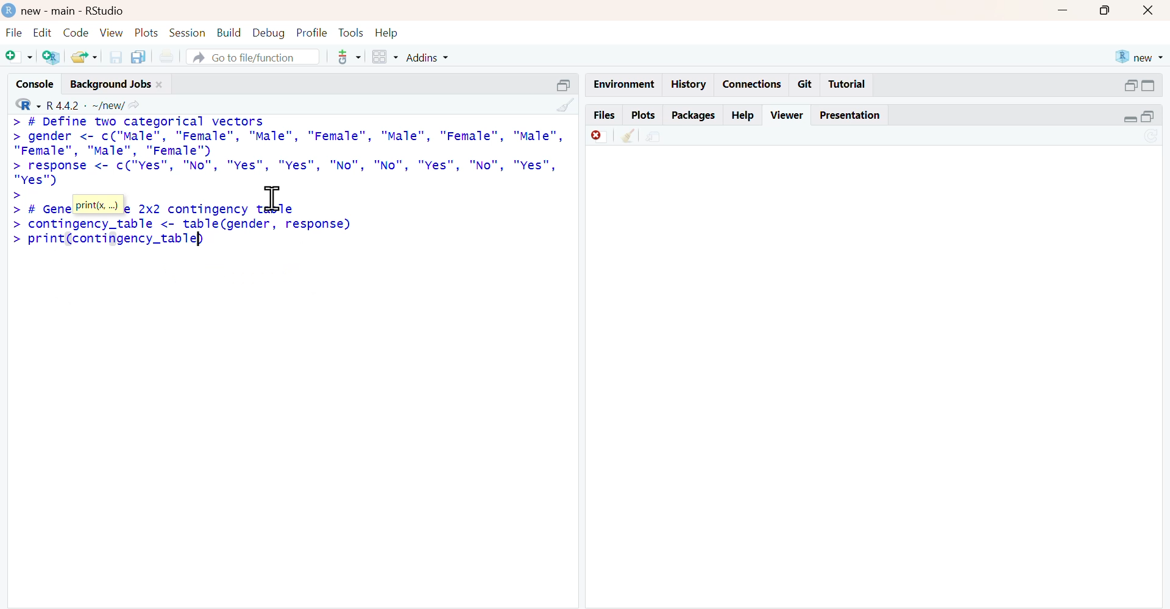 Image resolution: width=1170 pixels, height=609 pixels. I want to click on Environment , so click(625, 84).